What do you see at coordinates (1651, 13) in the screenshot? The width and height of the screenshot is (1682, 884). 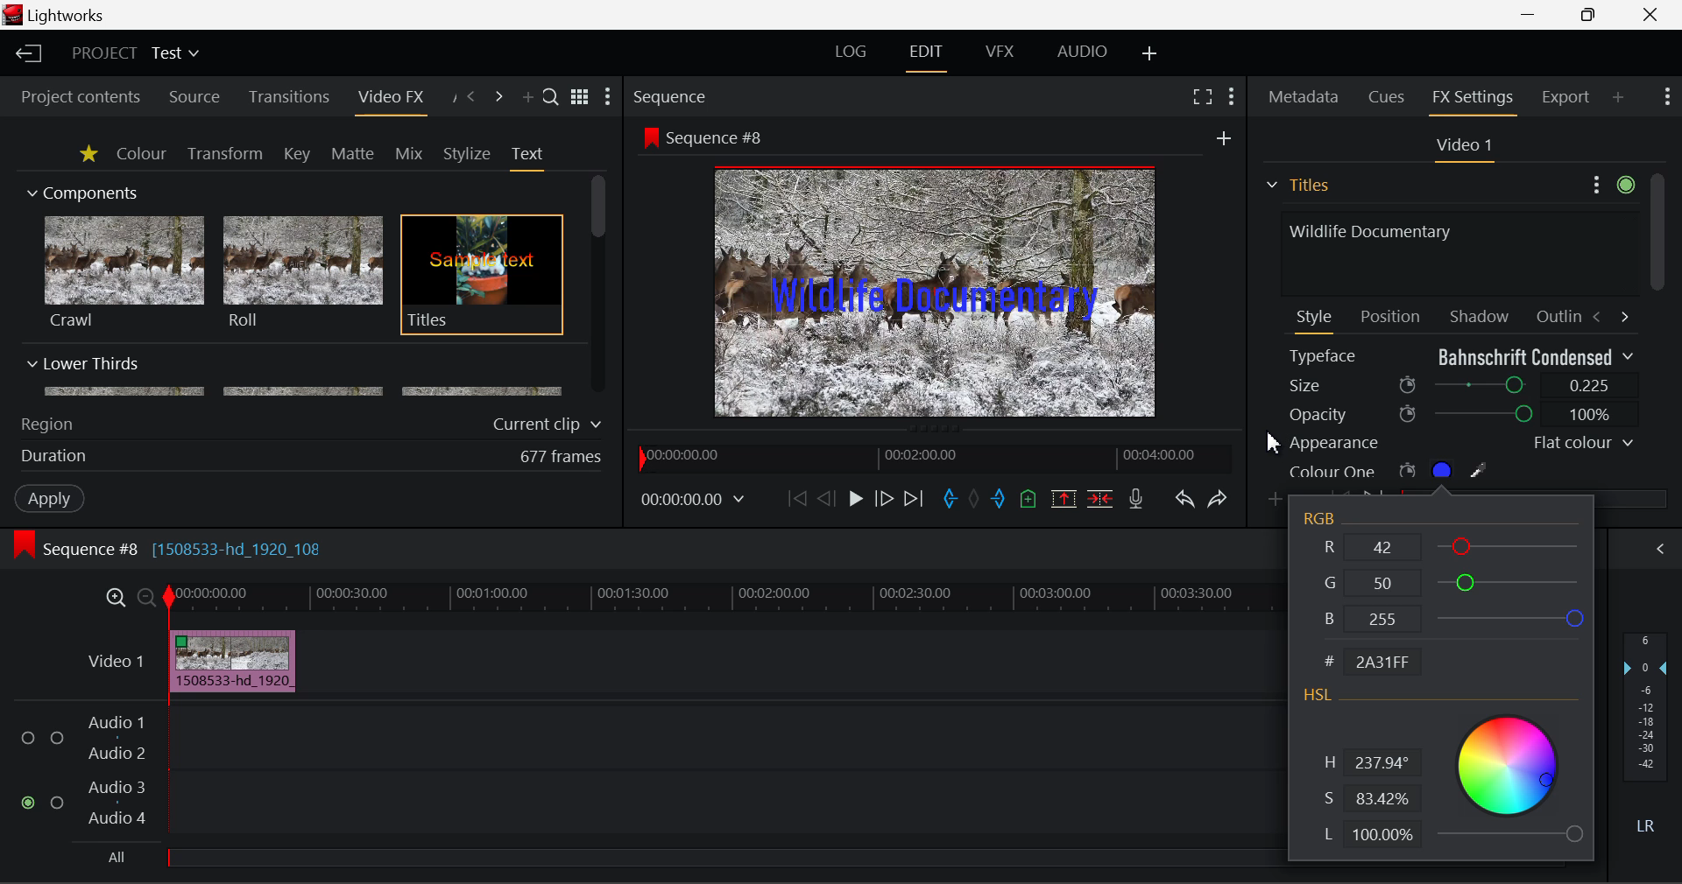 I see `Close` at bounding box center [1651, 13].